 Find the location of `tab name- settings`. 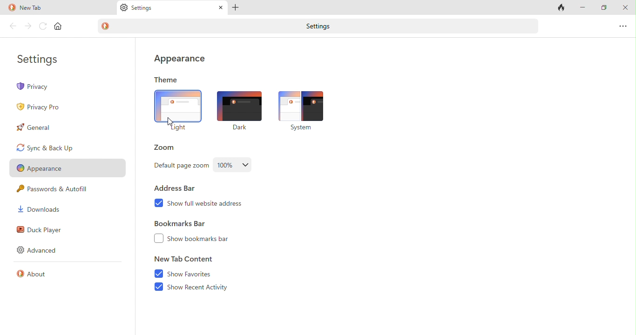

tab name- settings is located at coordinates (145, 7).